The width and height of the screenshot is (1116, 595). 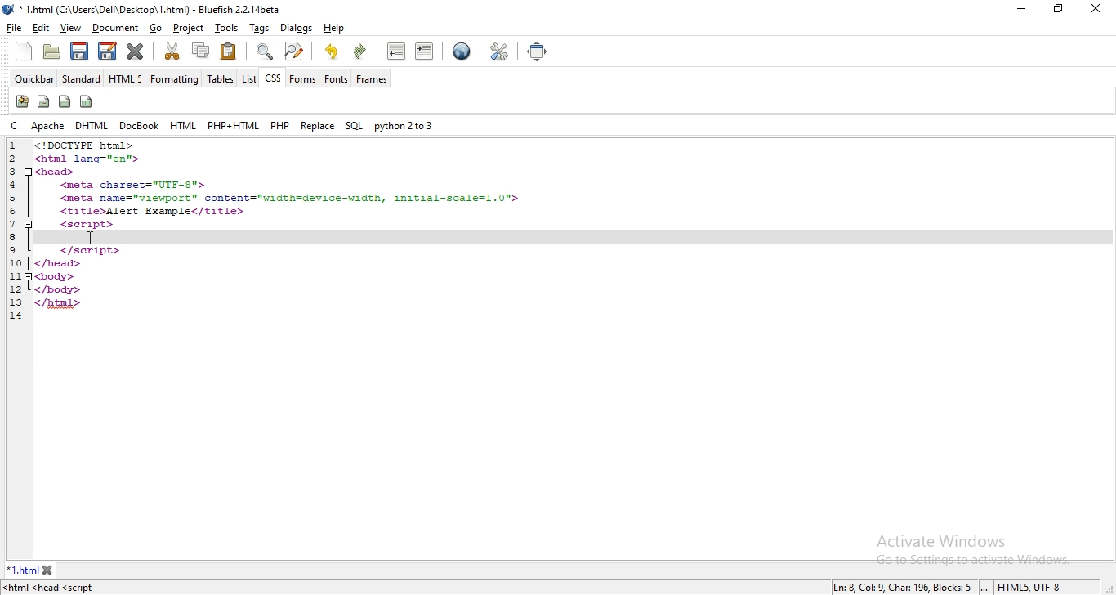 I want to click on minimize, so click(x=1020, y=9).